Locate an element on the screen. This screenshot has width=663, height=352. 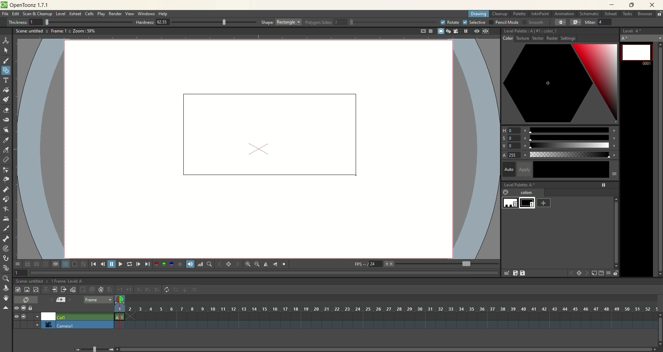
horizontal scrollbar is located at coordinates (388, 349).